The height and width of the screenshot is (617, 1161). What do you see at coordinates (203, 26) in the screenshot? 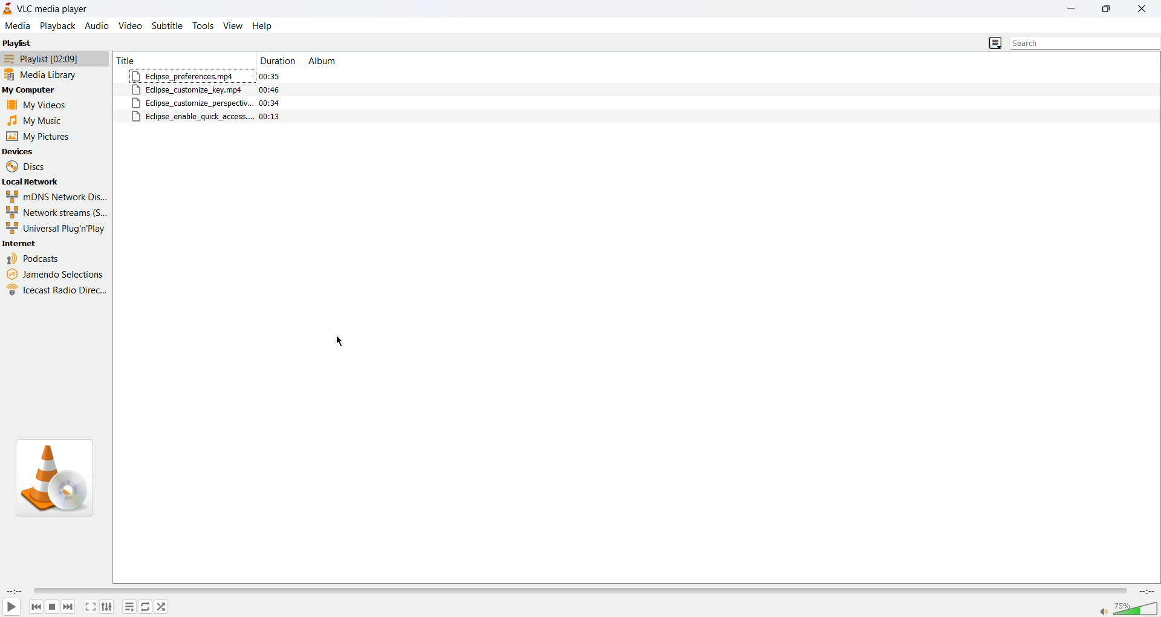
I see `tools` at bounding box center [203, 26].